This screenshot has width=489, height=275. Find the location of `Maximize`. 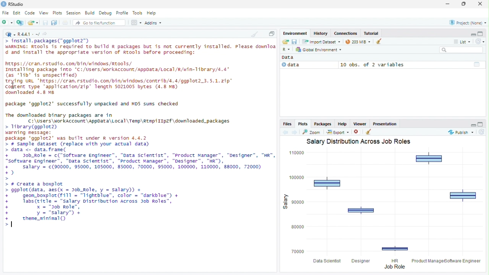

Maximize is located at coordinates (272, 34).